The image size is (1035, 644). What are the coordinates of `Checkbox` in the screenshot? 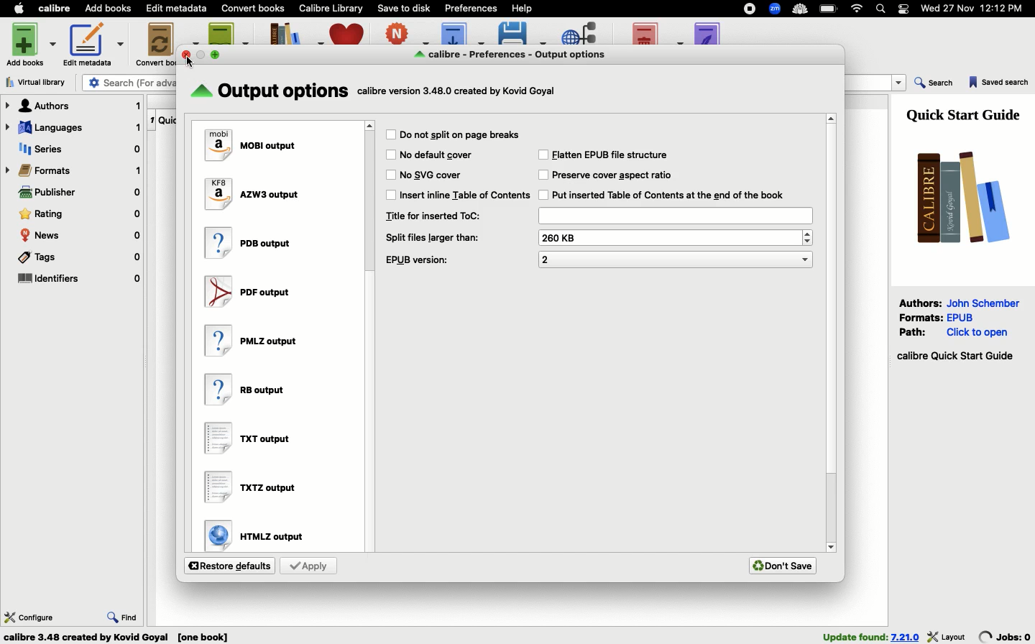 It's located at (390, 134).